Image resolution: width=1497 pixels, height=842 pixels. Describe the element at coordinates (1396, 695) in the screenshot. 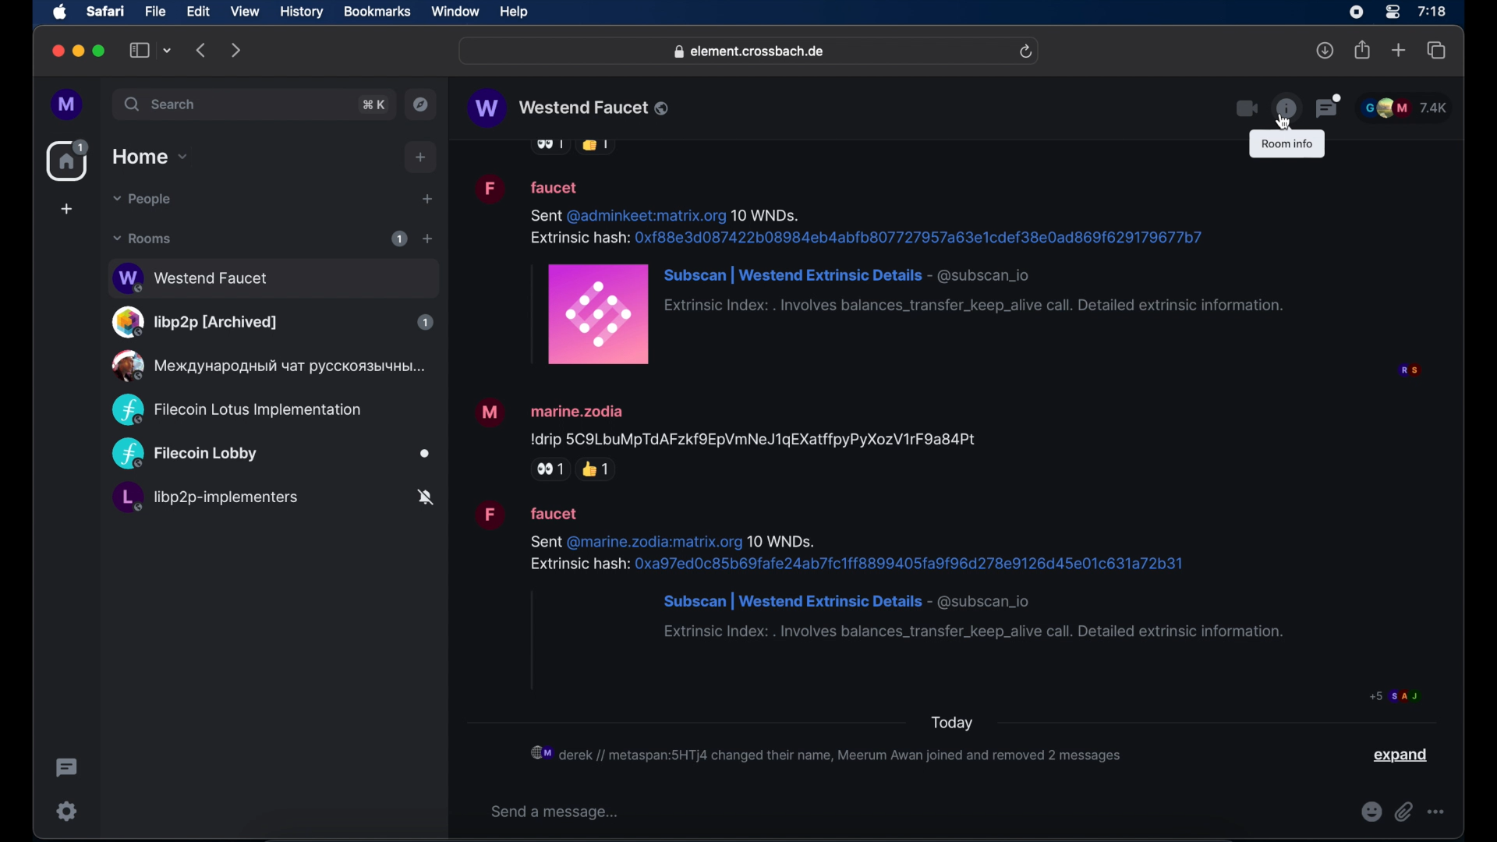

I see `participants` at that location.